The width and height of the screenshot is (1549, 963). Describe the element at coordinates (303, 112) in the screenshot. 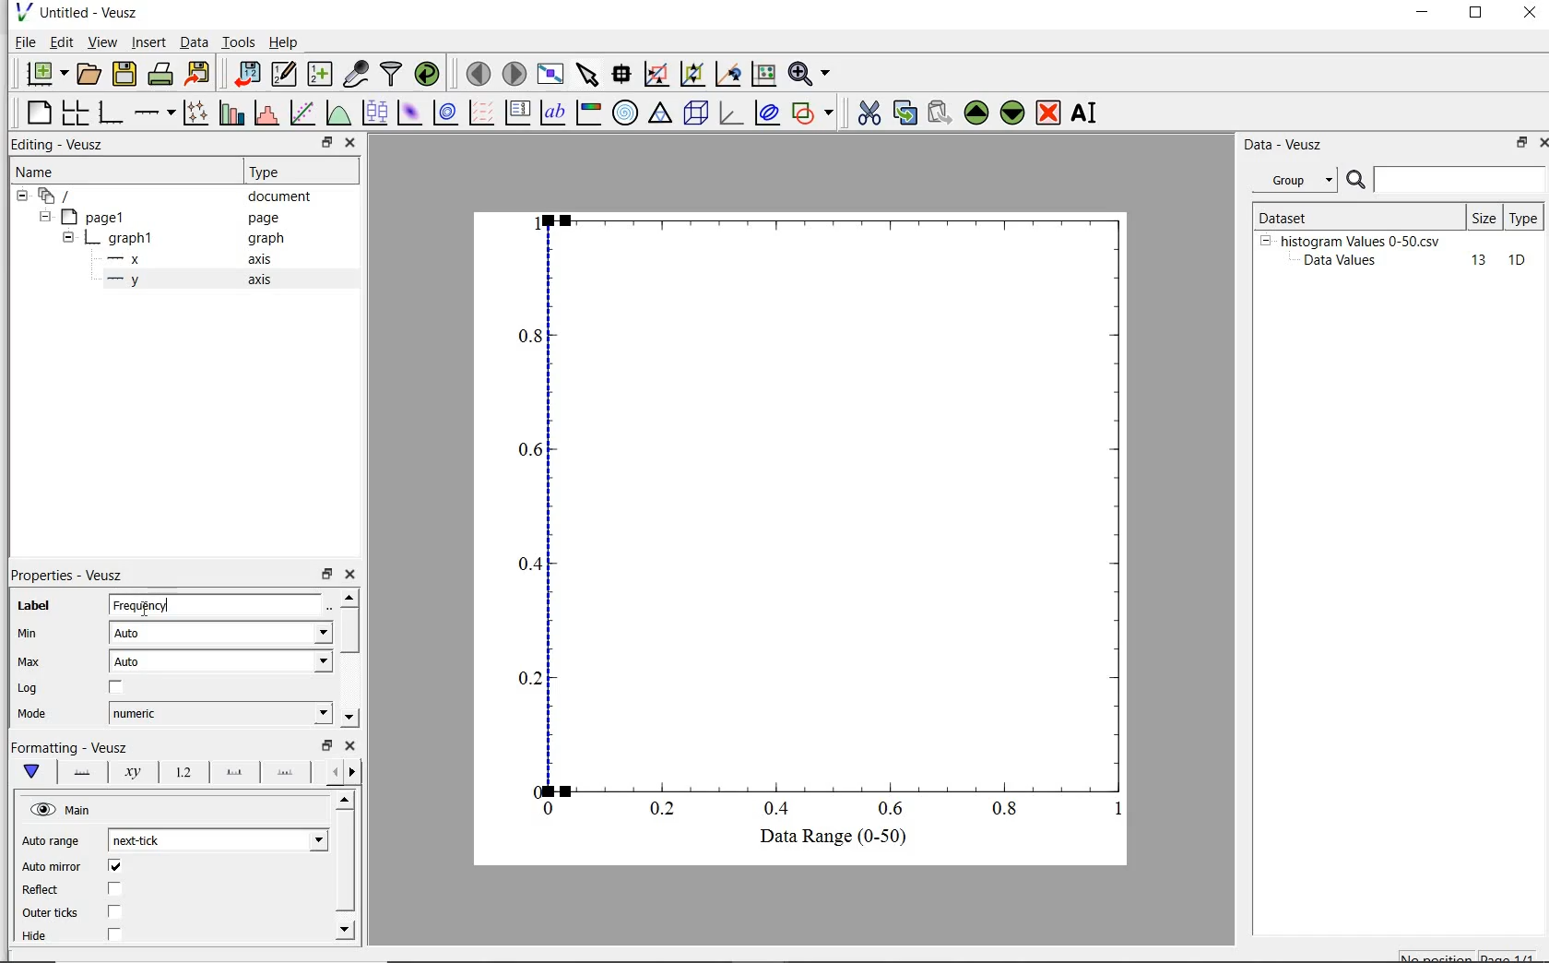

I see `fit a function to data` at that location.